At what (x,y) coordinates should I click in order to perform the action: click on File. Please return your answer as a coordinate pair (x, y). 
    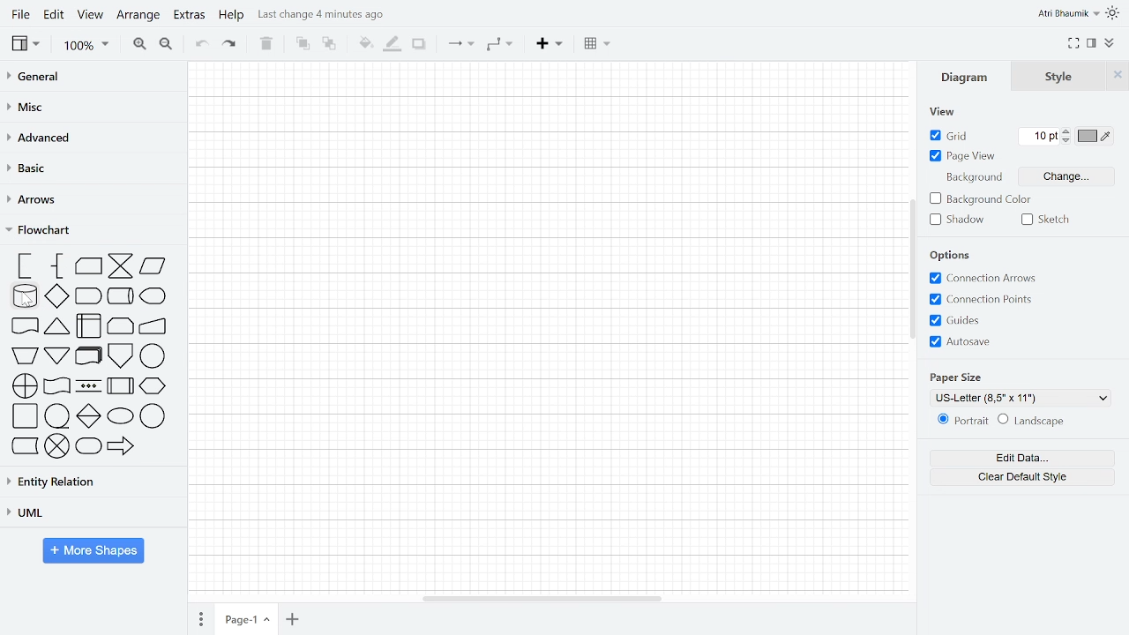
    Looking at the image, I should click on (19, 14).